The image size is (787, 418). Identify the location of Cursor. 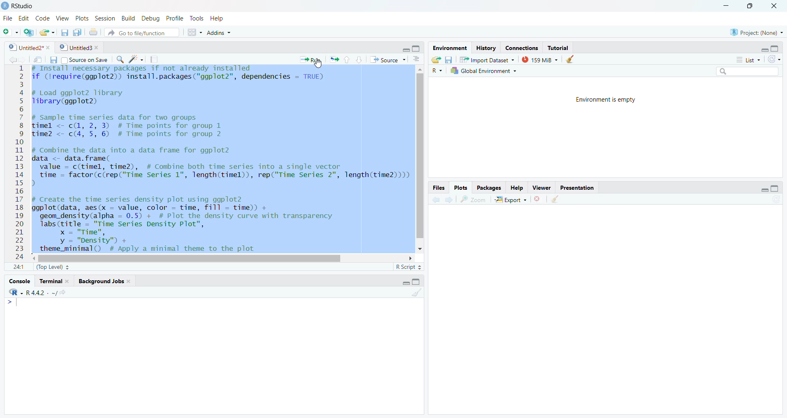
(145, 158).